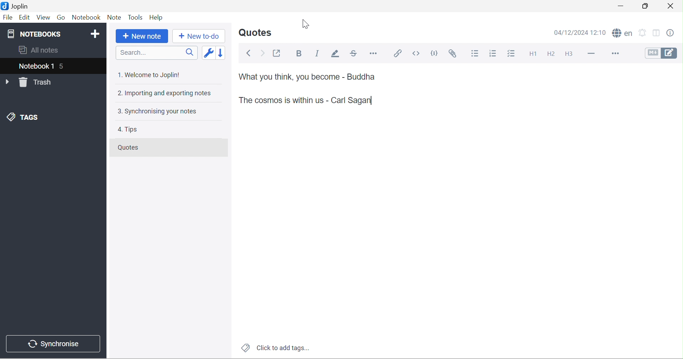 The height and width of the screenshot is (359, 683). Describe the element at coordinates (353, 54) in the screenshot. I see `Strikethrough` at that location.